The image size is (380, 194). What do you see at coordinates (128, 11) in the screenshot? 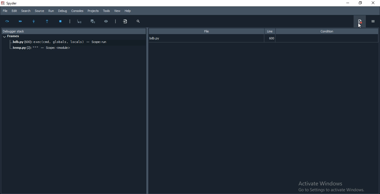
I see `Help` at bounding box center [128, 11].